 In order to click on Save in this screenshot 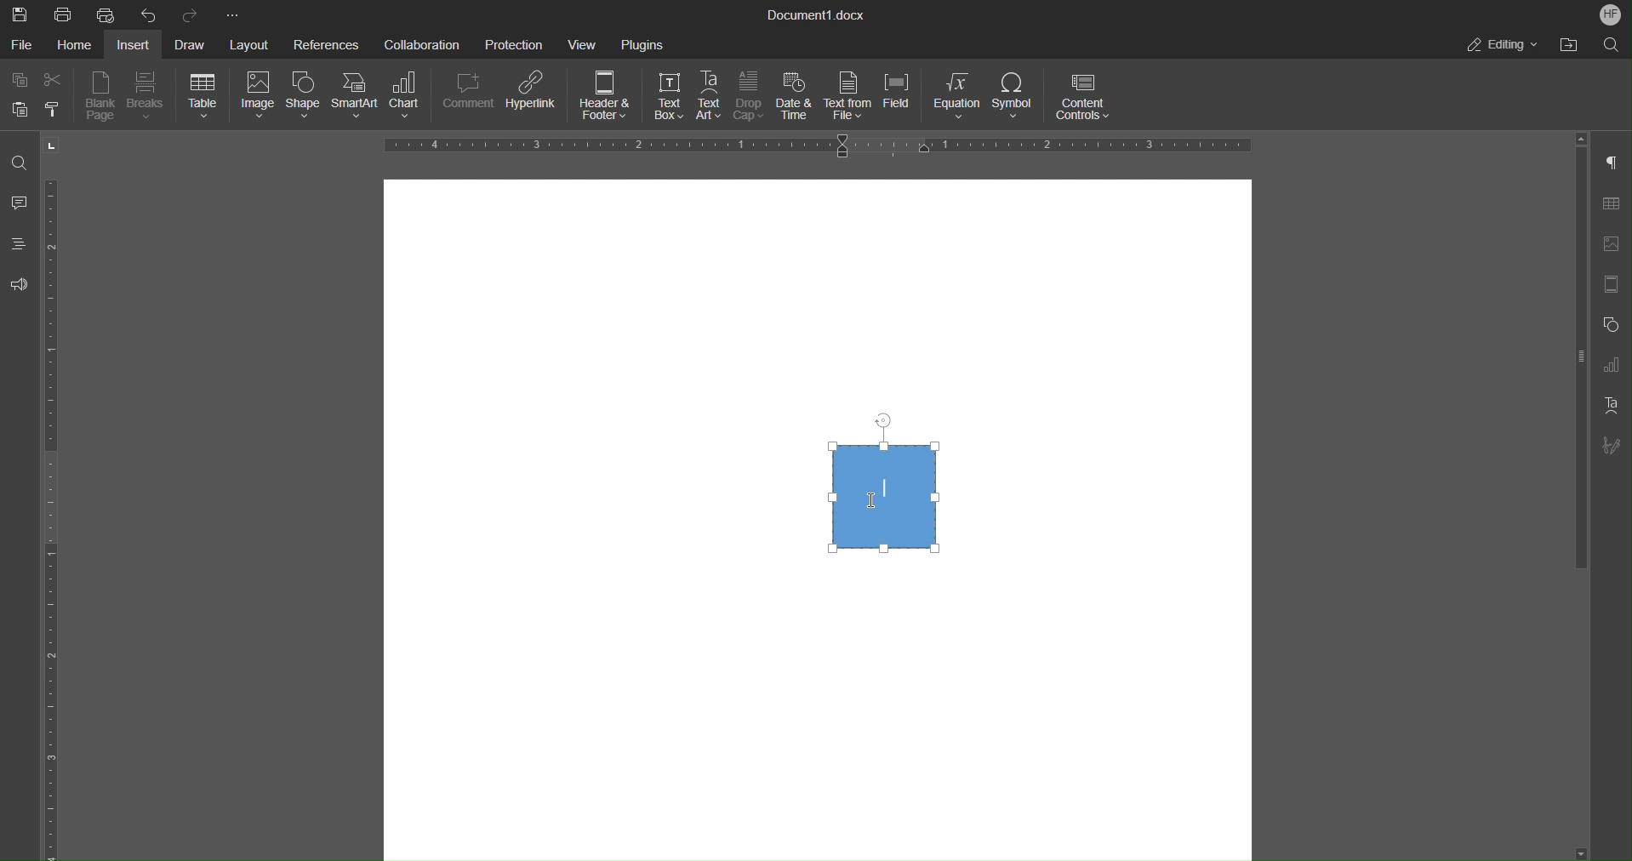, I will do `click(17, 13)`.